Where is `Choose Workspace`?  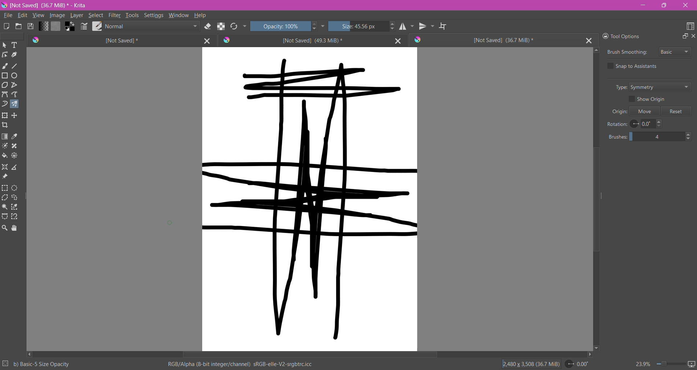
Choose Workspace is located at coordinates (690, 26).